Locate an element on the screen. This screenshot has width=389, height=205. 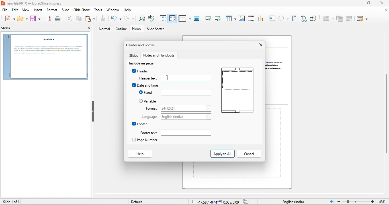
redo is located at coordinates (129, 18).